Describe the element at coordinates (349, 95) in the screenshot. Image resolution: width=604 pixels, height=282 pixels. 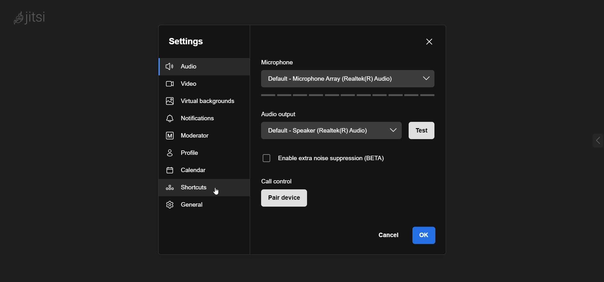
I see `volume` at that location.